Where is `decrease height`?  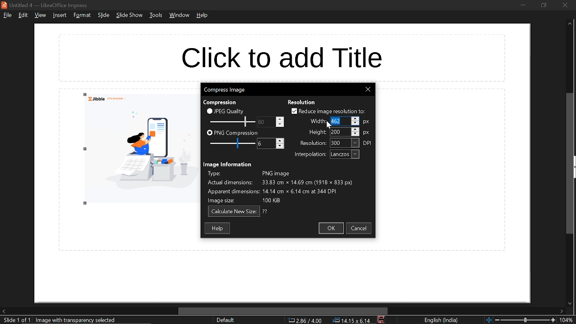 decrease height is located at coordinates (355, 134).